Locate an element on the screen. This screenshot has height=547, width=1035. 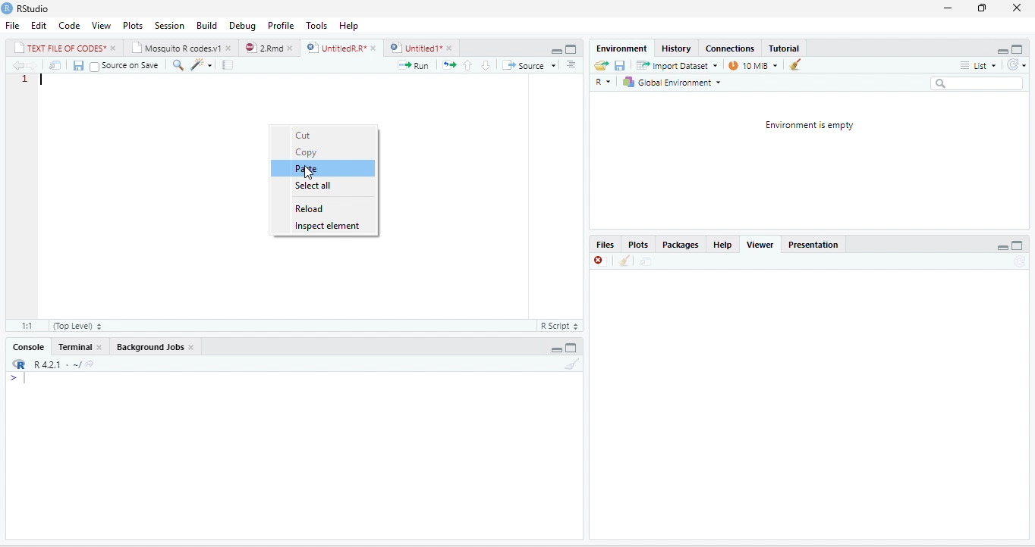
2Rmd is located at coordinates (263, 48).